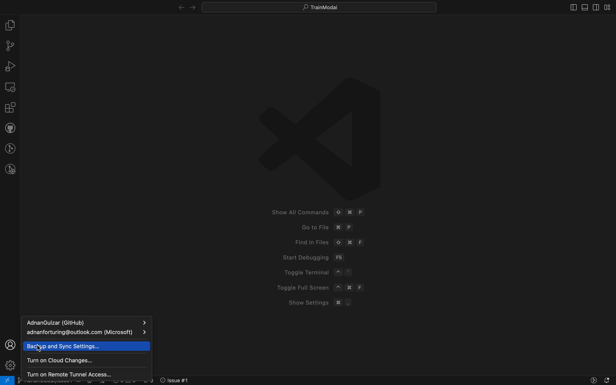 The image size is (616, 385). Describe the element at coordinates (592, 381) in the screenshot. I see `` at that location.